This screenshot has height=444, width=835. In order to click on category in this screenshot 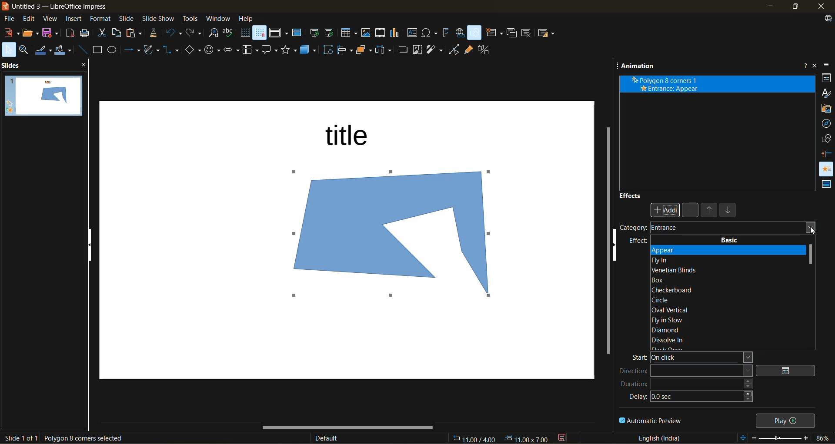, I will do `click(632, 230)`.